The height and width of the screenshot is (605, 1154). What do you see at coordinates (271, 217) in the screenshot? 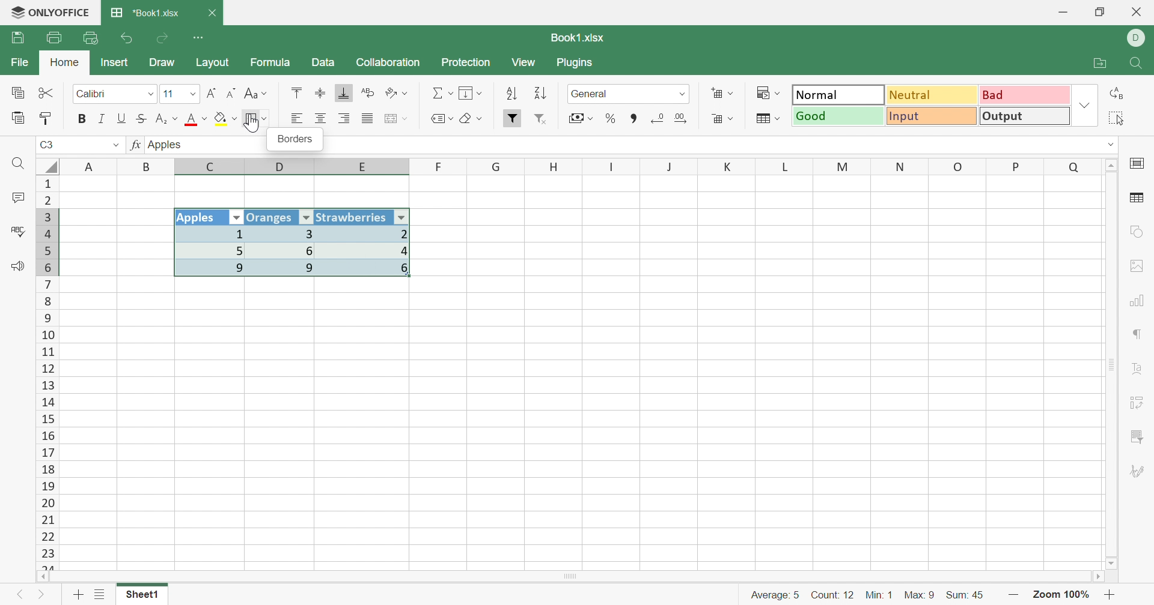
I see `Oranges` at bounding box center [271, 217].